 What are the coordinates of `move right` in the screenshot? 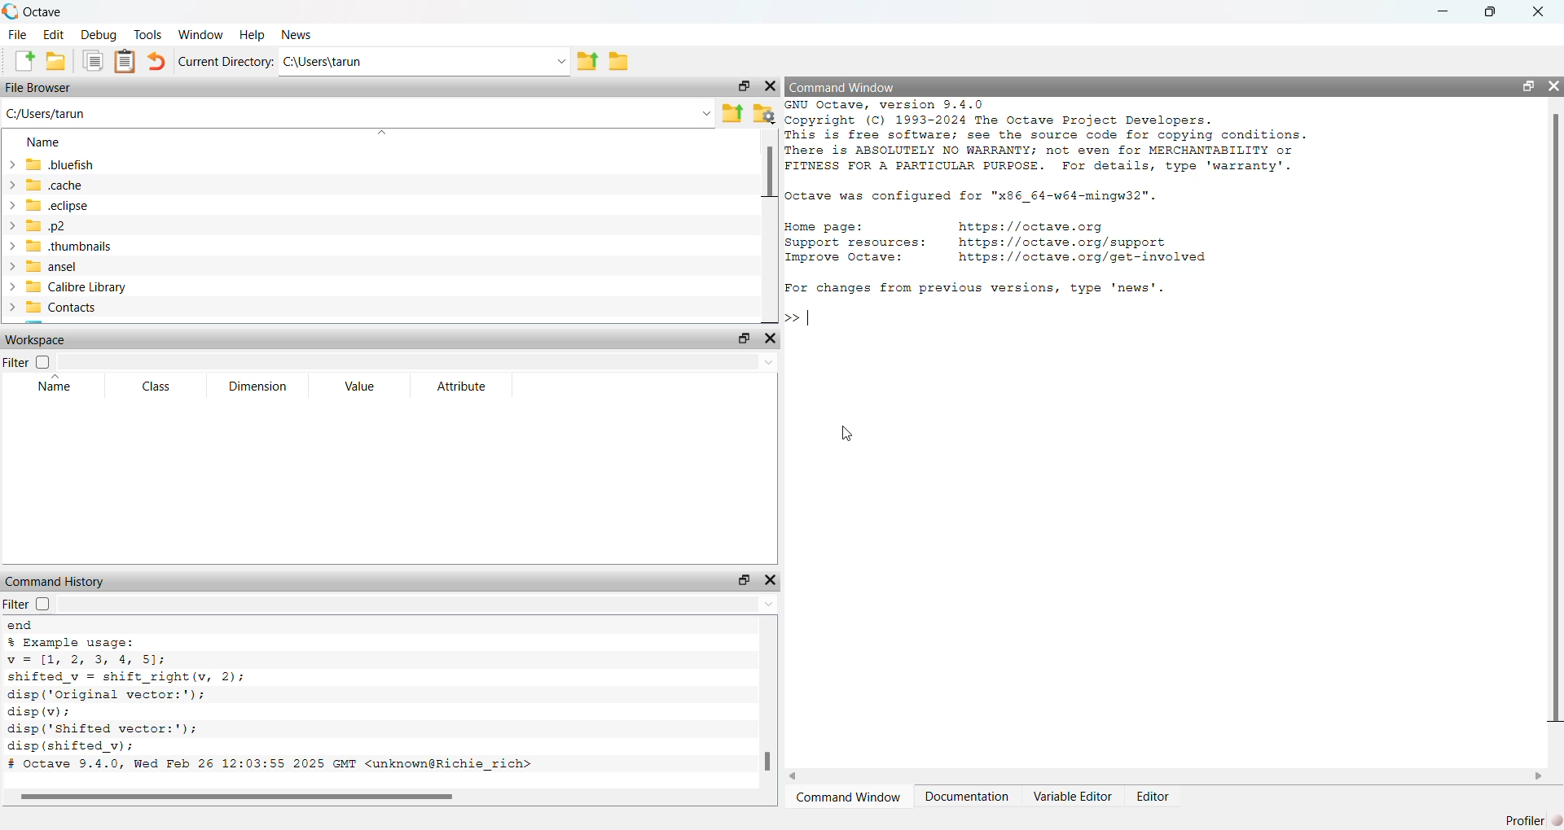 It's located at (1537, 776).